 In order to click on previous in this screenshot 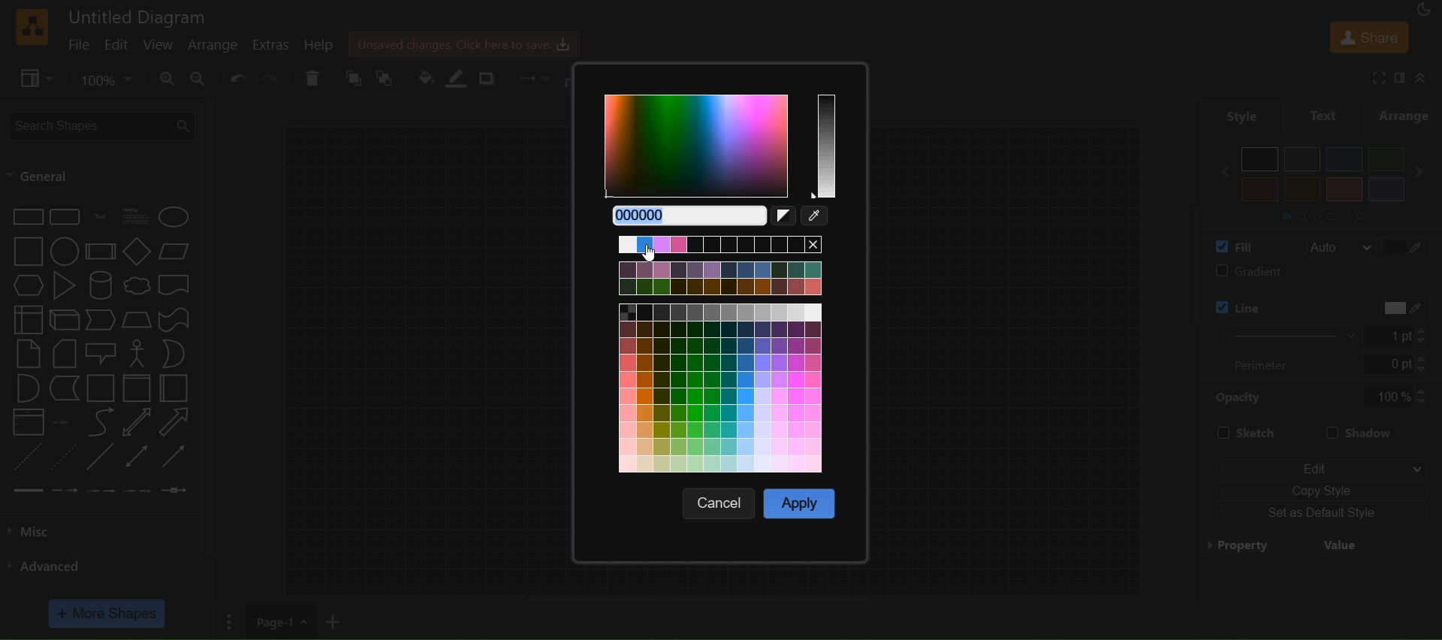, I will do `click(1219, 172)`.